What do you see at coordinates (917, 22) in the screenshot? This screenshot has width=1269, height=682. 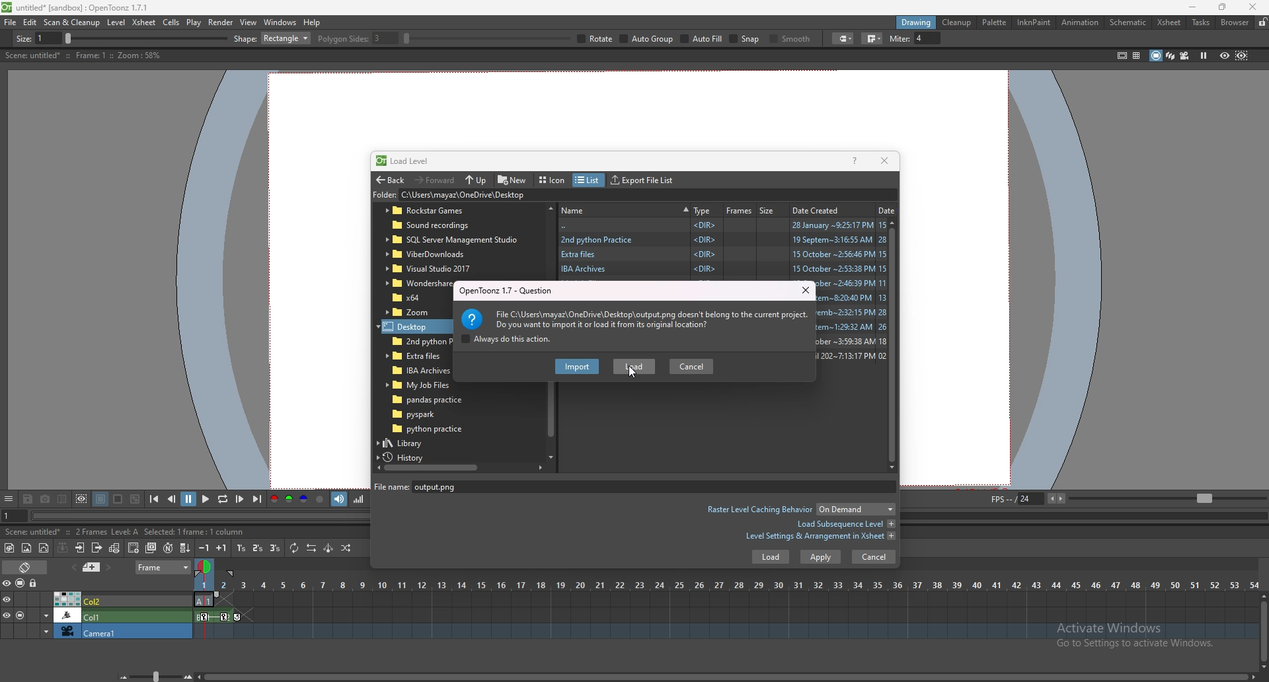 I see `drawing` at bounding box center [917, 22].